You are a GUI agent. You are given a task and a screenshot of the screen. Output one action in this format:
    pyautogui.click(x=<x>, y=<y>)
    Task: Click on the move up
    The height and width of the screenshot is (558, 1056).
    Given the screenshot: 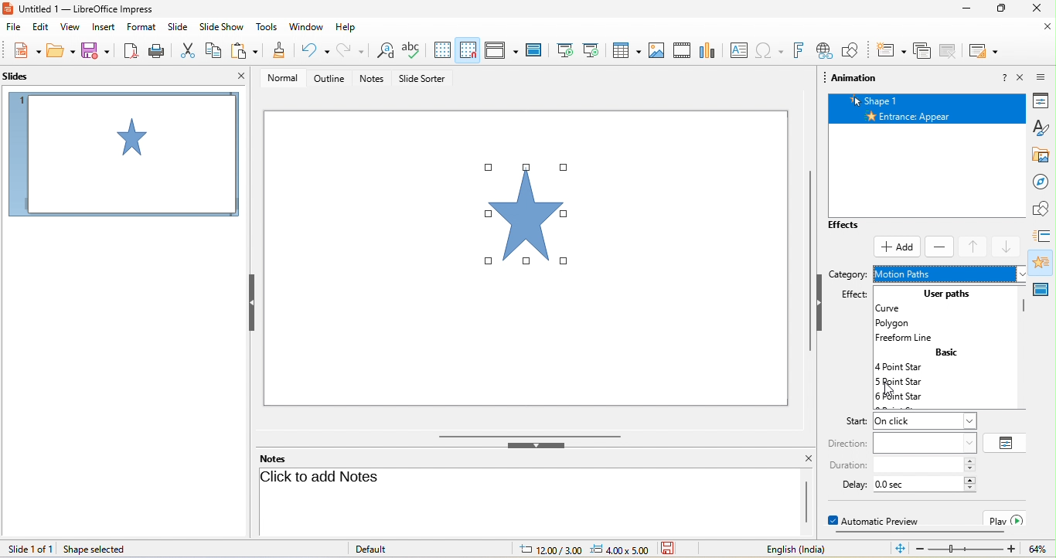 What is the action you would take?
    pyautogui.click(x=974, y=247)
    